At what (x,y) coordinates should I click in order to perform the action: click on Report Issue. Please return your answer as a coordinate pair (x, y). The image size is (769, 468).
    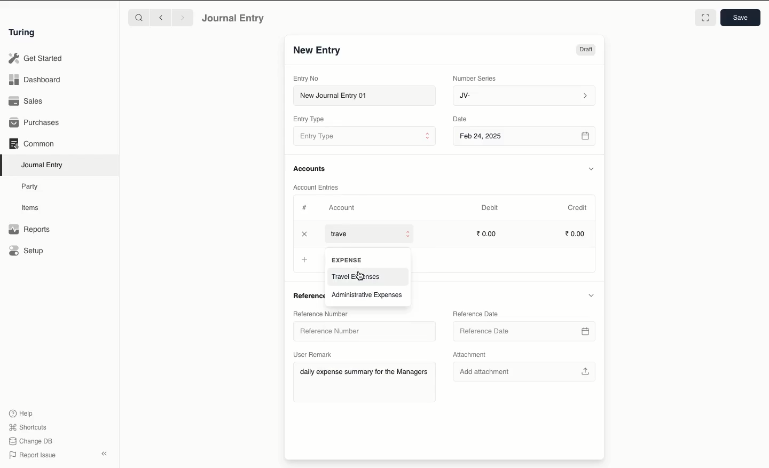
    Looking at the image, I should click on (34, 456).